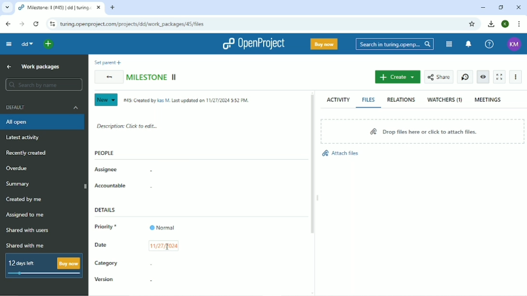  I want to click on Latest activity, so click(26, 137).